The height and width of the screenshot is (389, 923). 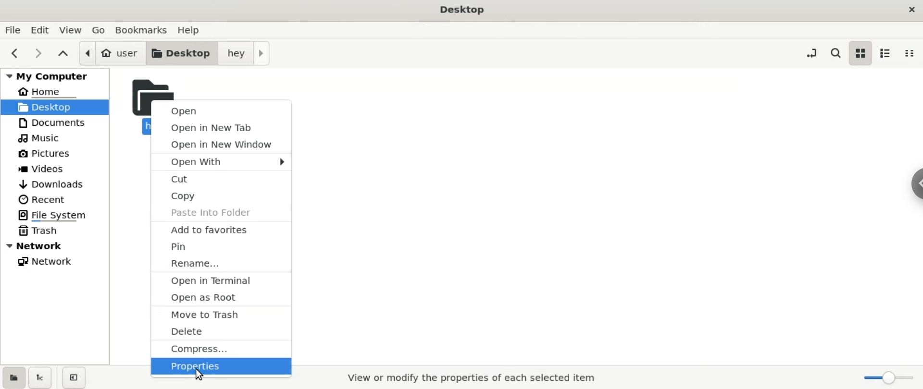 I want to click on delete, so click(x=221, y=331).